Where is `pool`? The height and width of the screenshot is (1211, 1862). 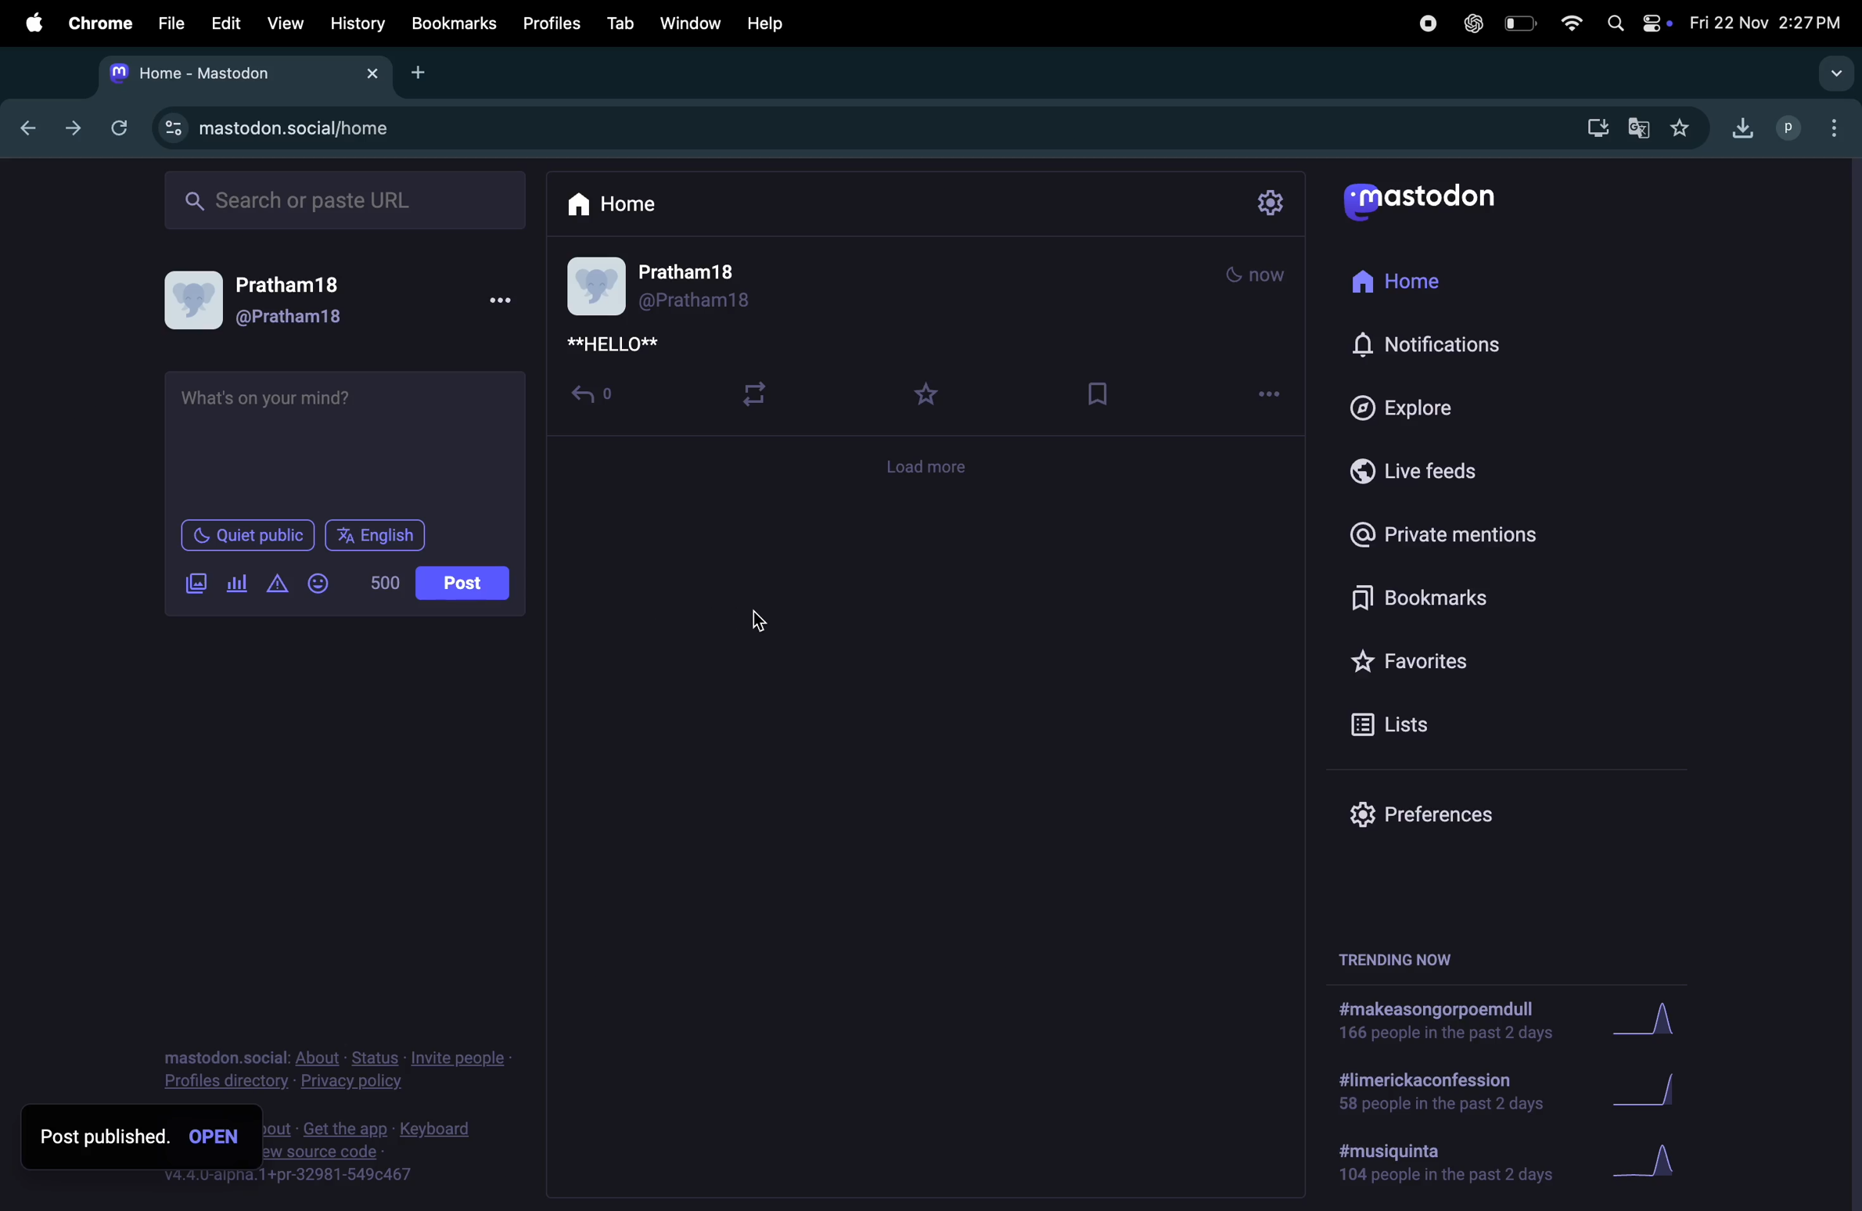
pool is located at coordinates (240, 582).